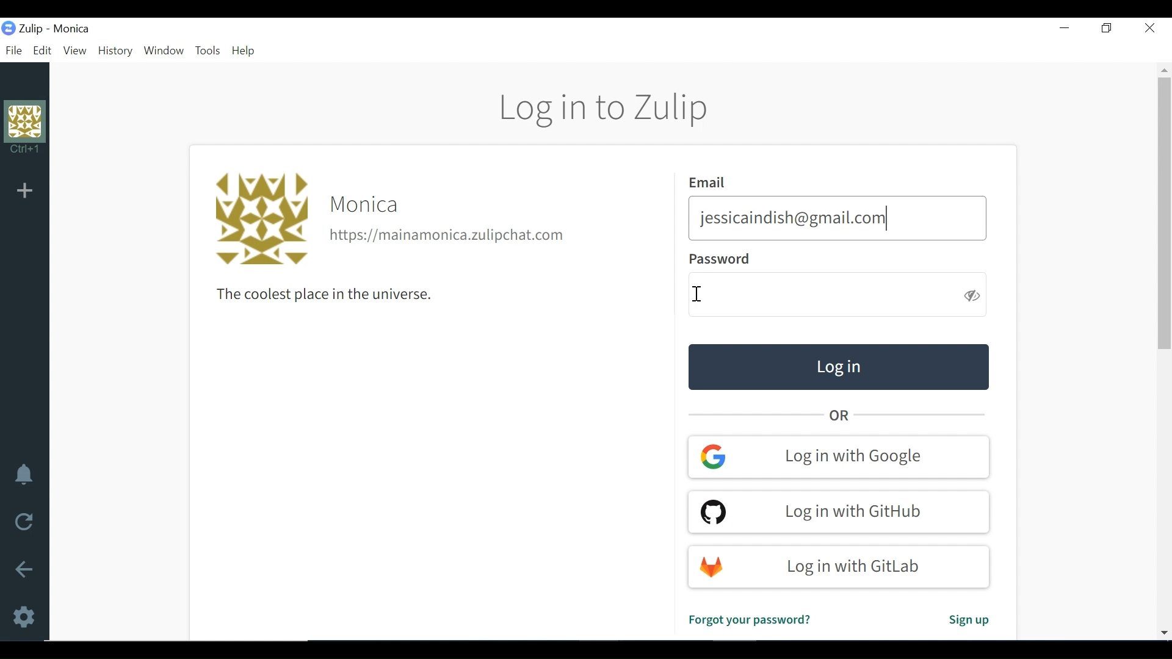  Describe the element at coordinates (837, 367) in the screenshot. I see `Log in` at that location.